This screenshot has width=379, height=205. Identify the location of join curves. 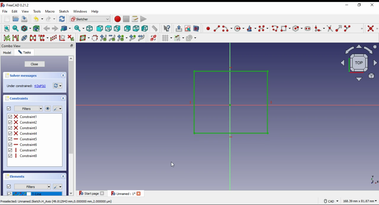
(141, 38).